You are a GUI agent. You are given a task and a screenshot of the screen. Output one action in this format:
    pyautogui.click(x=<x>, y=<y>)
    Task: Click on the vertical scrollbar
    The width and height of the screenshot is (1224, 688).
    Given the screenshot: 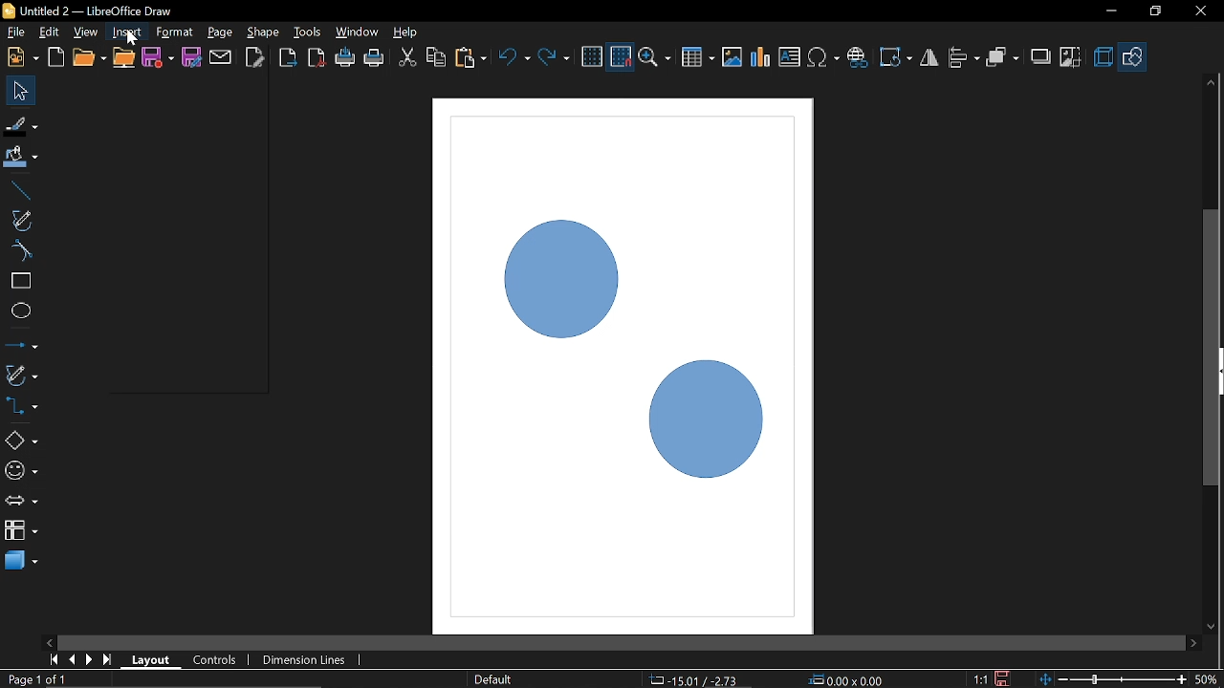 What is the action you would take?
    pyautogui.click(x=1212, y=269)
    